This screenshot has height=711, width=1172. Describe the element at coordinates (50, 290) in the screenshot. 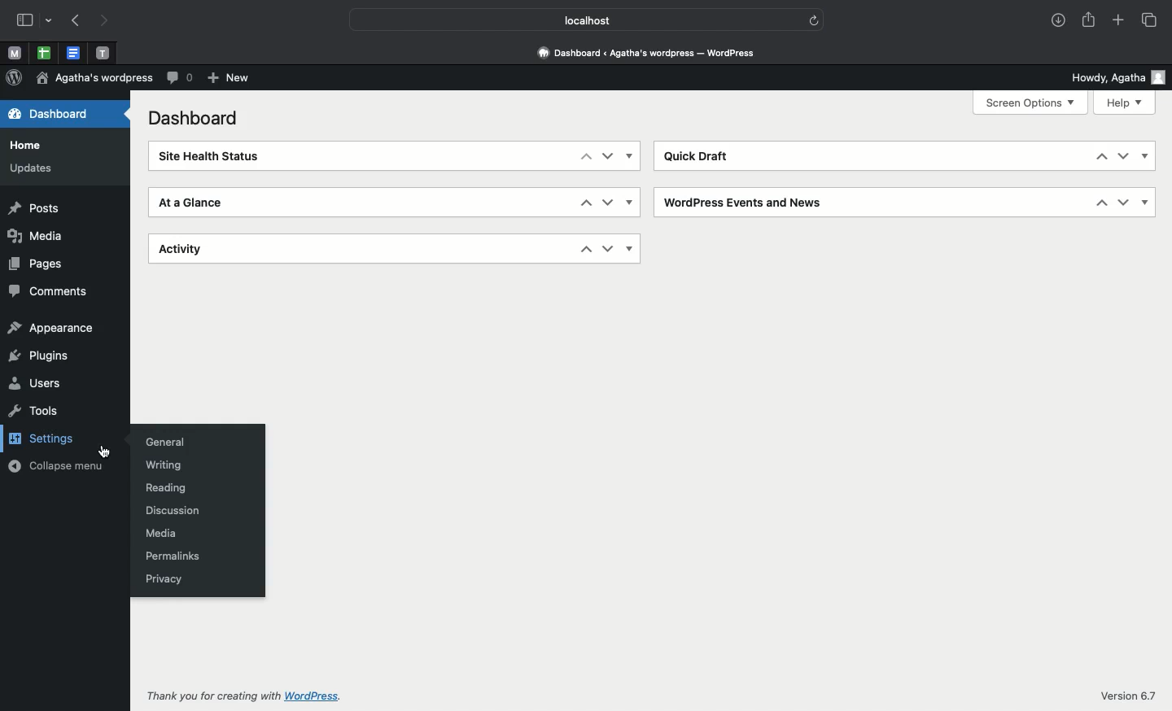

I see `Comments` at that location.